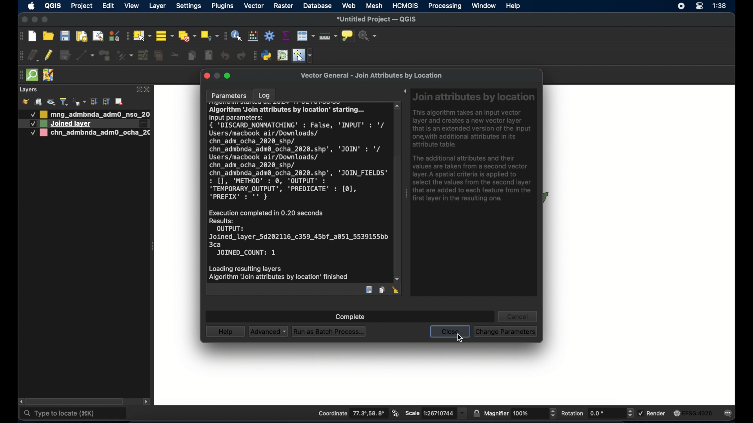 The width and height of the screenshot is (753, 423). I want to click on rotation, so click(597, 413).